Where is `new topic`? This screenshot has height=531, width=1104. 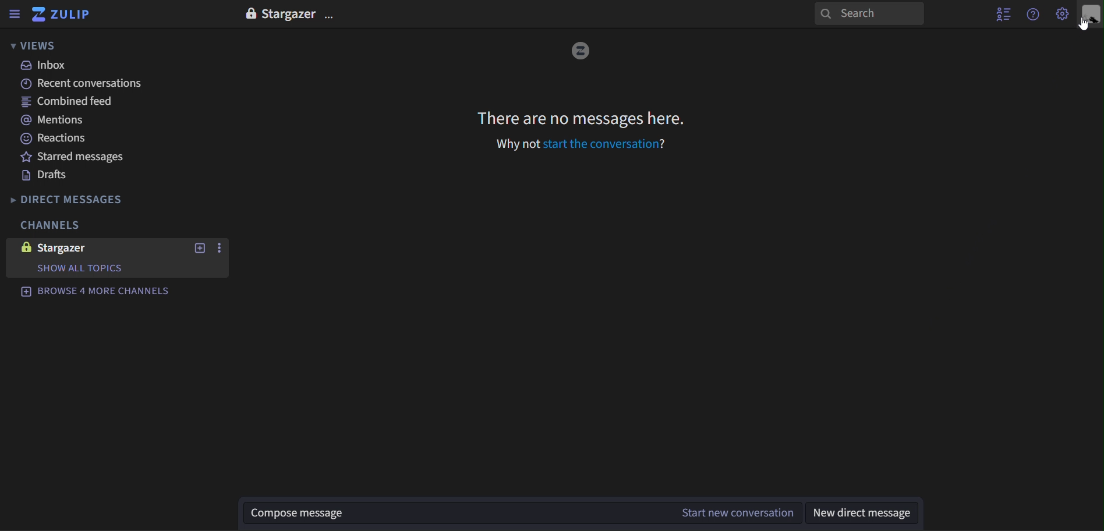 new topic is located at coordinates (201, 249).